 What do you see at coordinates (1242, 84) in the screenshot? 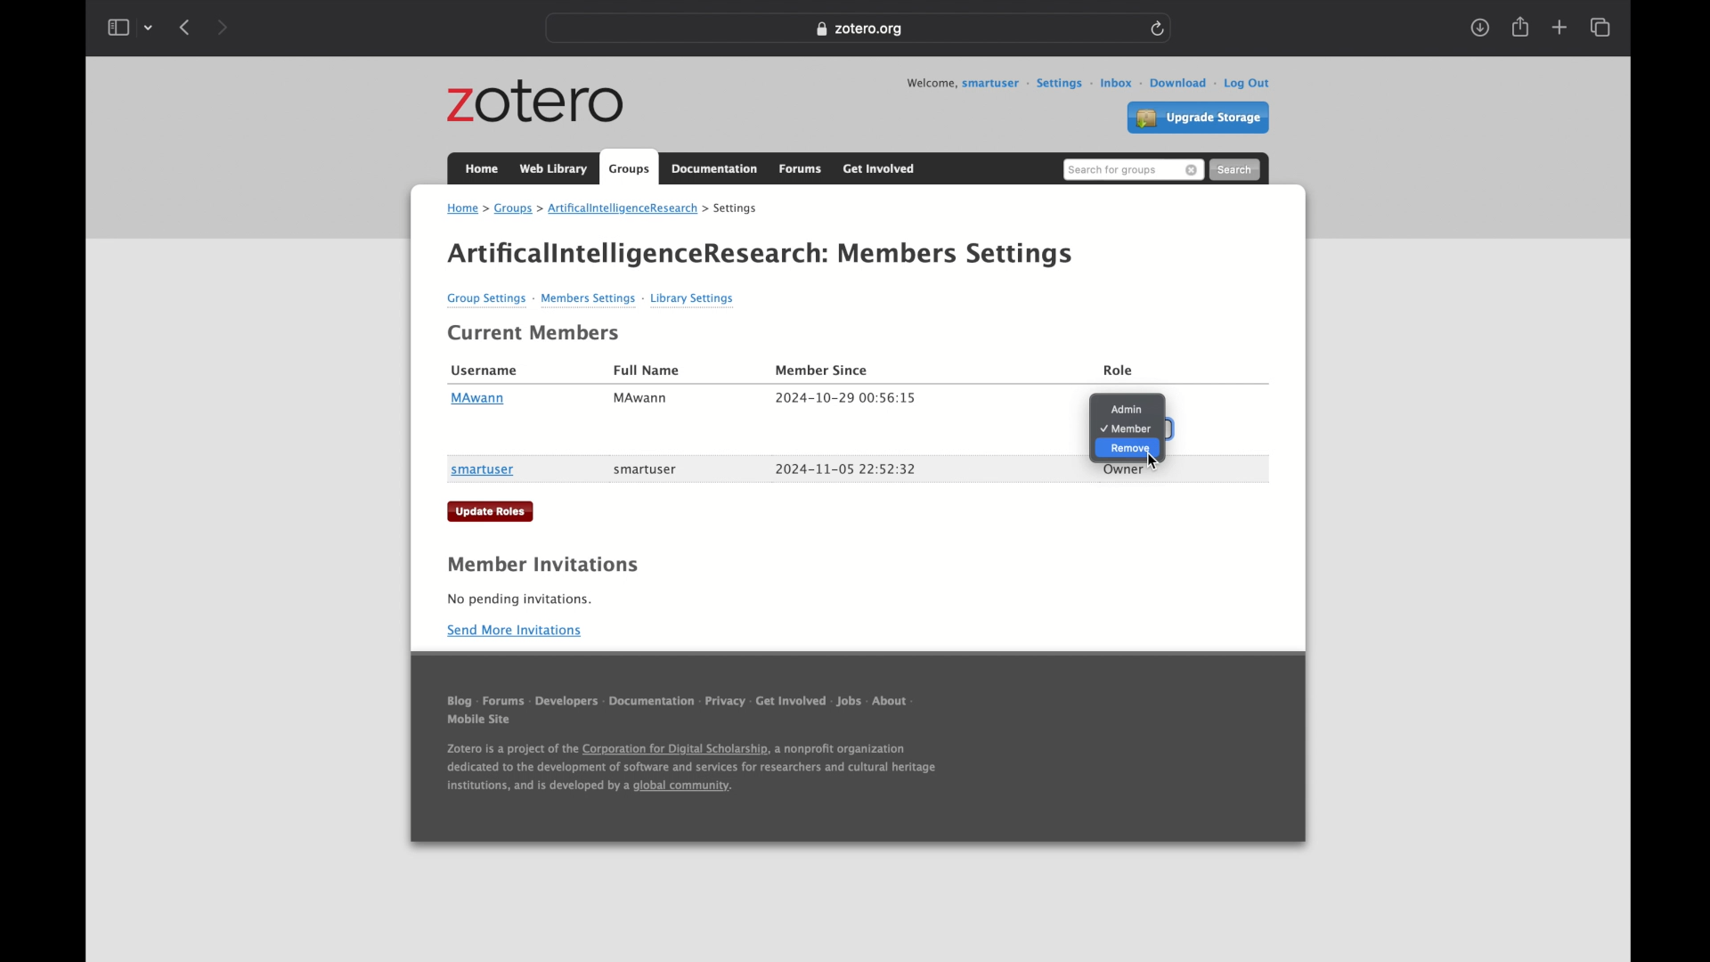
I see `log out` at bounding box center [1242, 84].